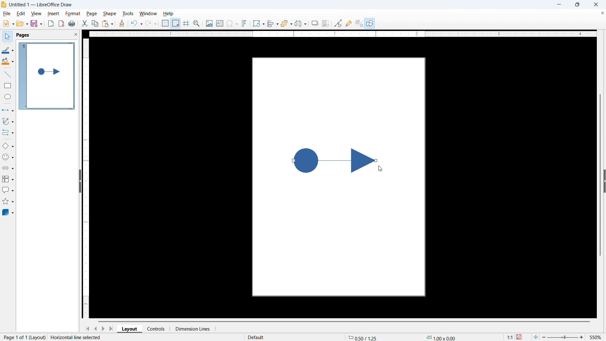 This screenshot has height=341, width=606. What do you see at coordinates (359, 23) in the screenshot?
I see `Toggle extrusion ` at bounding box center [359, 23].